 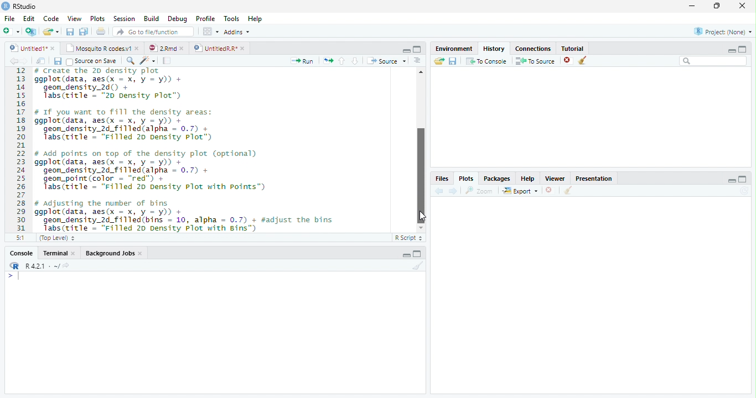 What do you see at coordinates (417, 61) in the screenshot?
I see `Document outline` at bounding box center [417, 61].